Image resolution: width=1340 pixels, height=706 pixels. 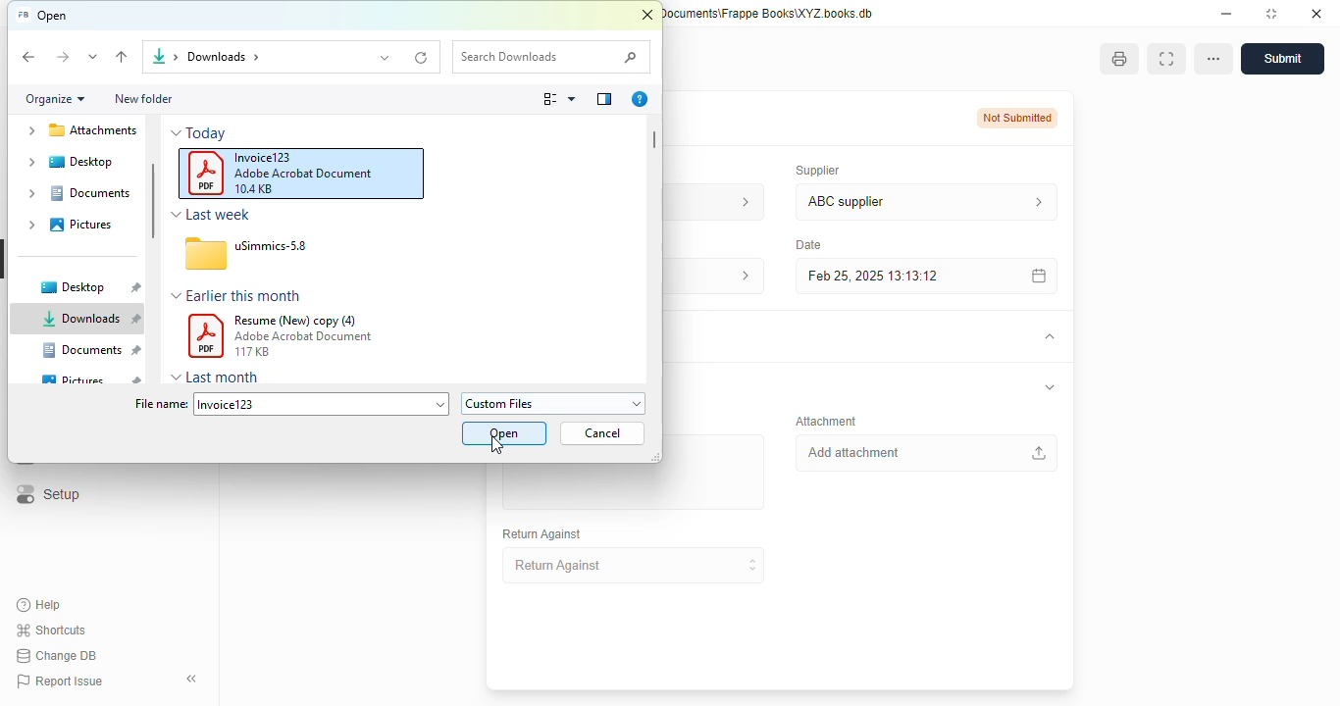 What do you see at coordinates (505, 433) in the screenshot?
I see `open` at bounding box center [505, 433].